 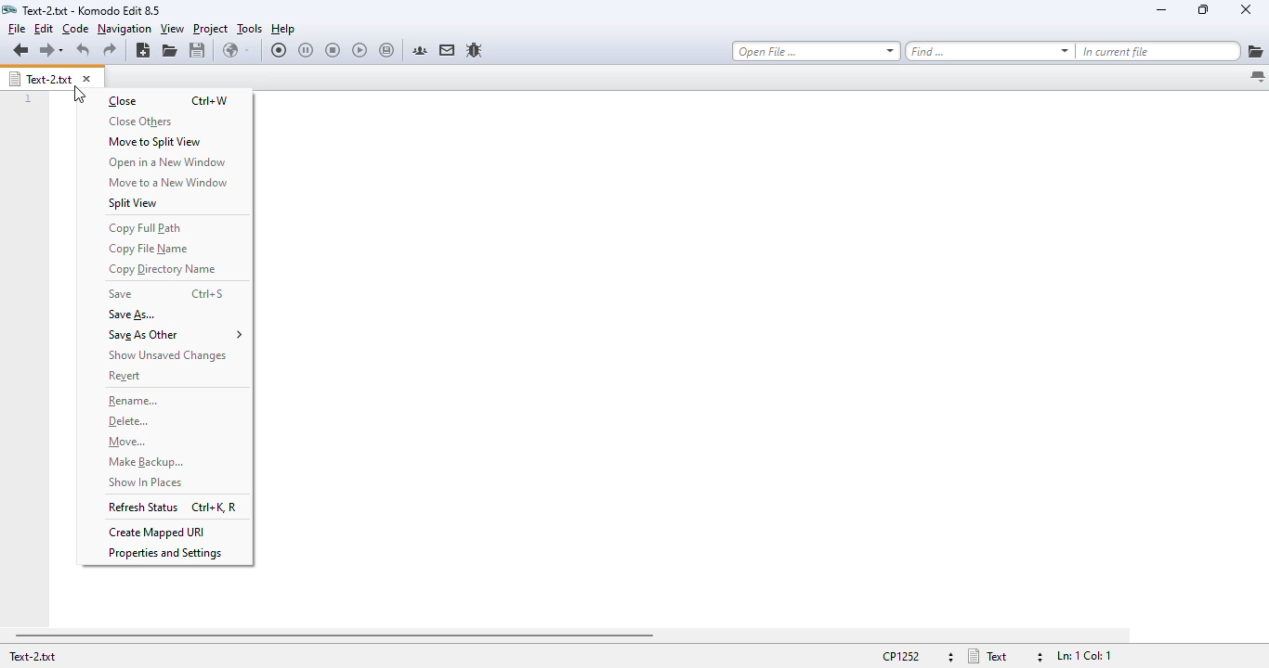 What do you see at coordinates (109, 50) in the screenshot?
I see `redo last action` at bounding box center [109, 50].